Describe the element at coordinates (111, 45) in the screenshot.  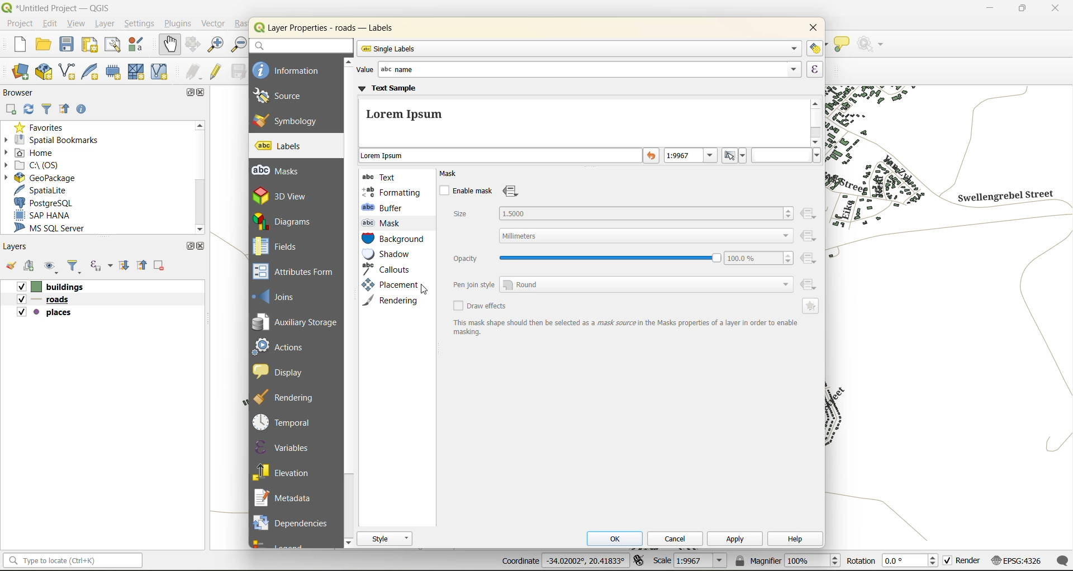
I see `show layout` at that location.